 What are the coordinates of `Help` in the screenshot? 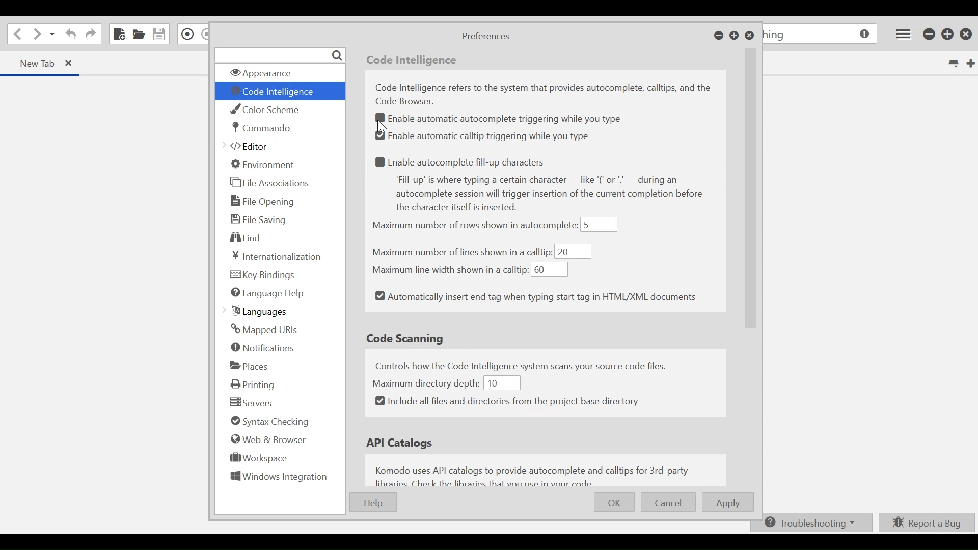 It's located at (372, 502).